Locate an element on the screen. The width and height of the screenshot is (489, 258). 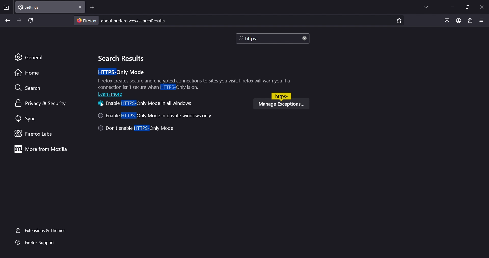
reload page is located at coordinates (29, 20).